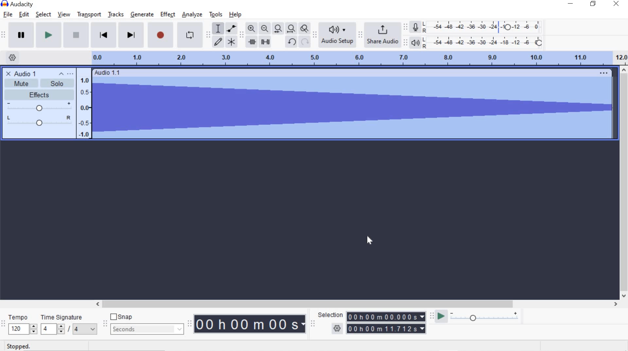 The width and height of the screenshot is (628, 351). What do you see at coordinates (314, 35) in the screenshot?
I see `Audio setup toolbar` at bounding box center [314, 35].